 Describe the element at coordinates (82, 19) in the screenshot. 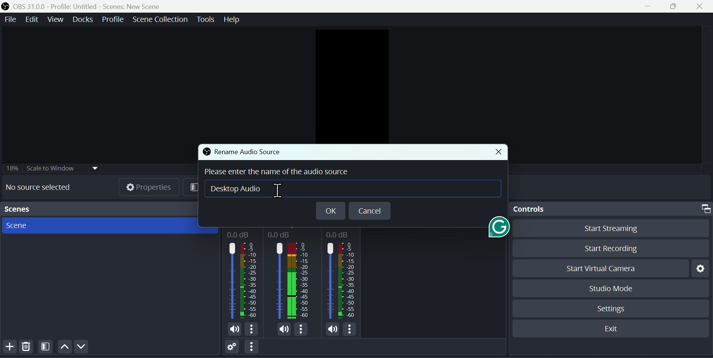

I see `Docks` at that location.